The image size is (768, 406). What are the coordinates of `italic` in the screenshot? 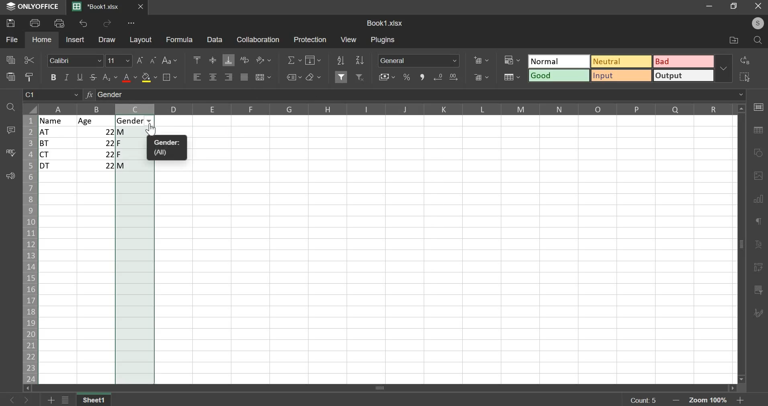 It's located at (66, 77).